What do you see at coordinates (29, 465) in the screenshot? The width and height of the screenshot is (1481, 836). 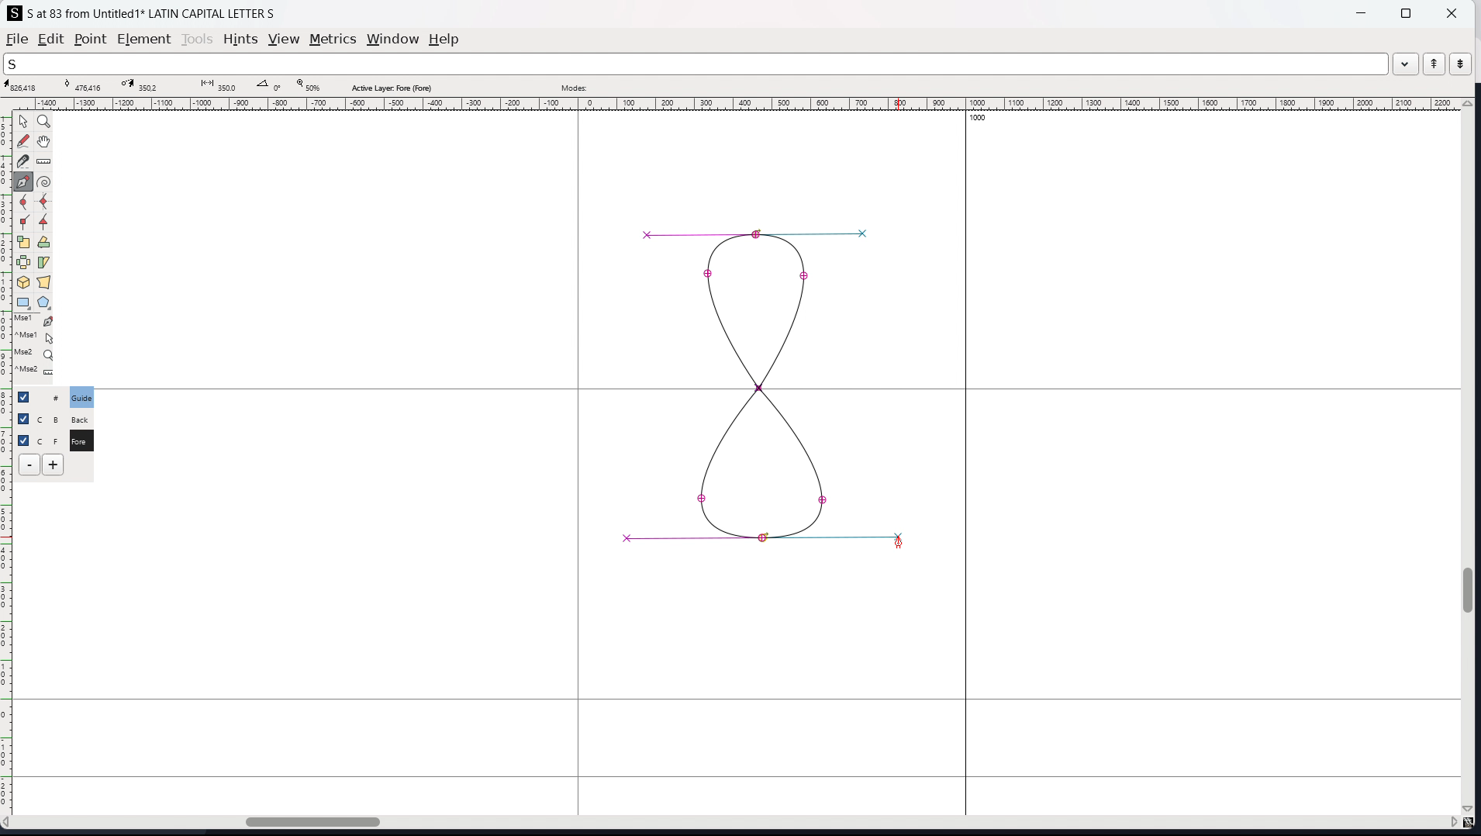 I see `delete layer` at bounding box center [29, 465].